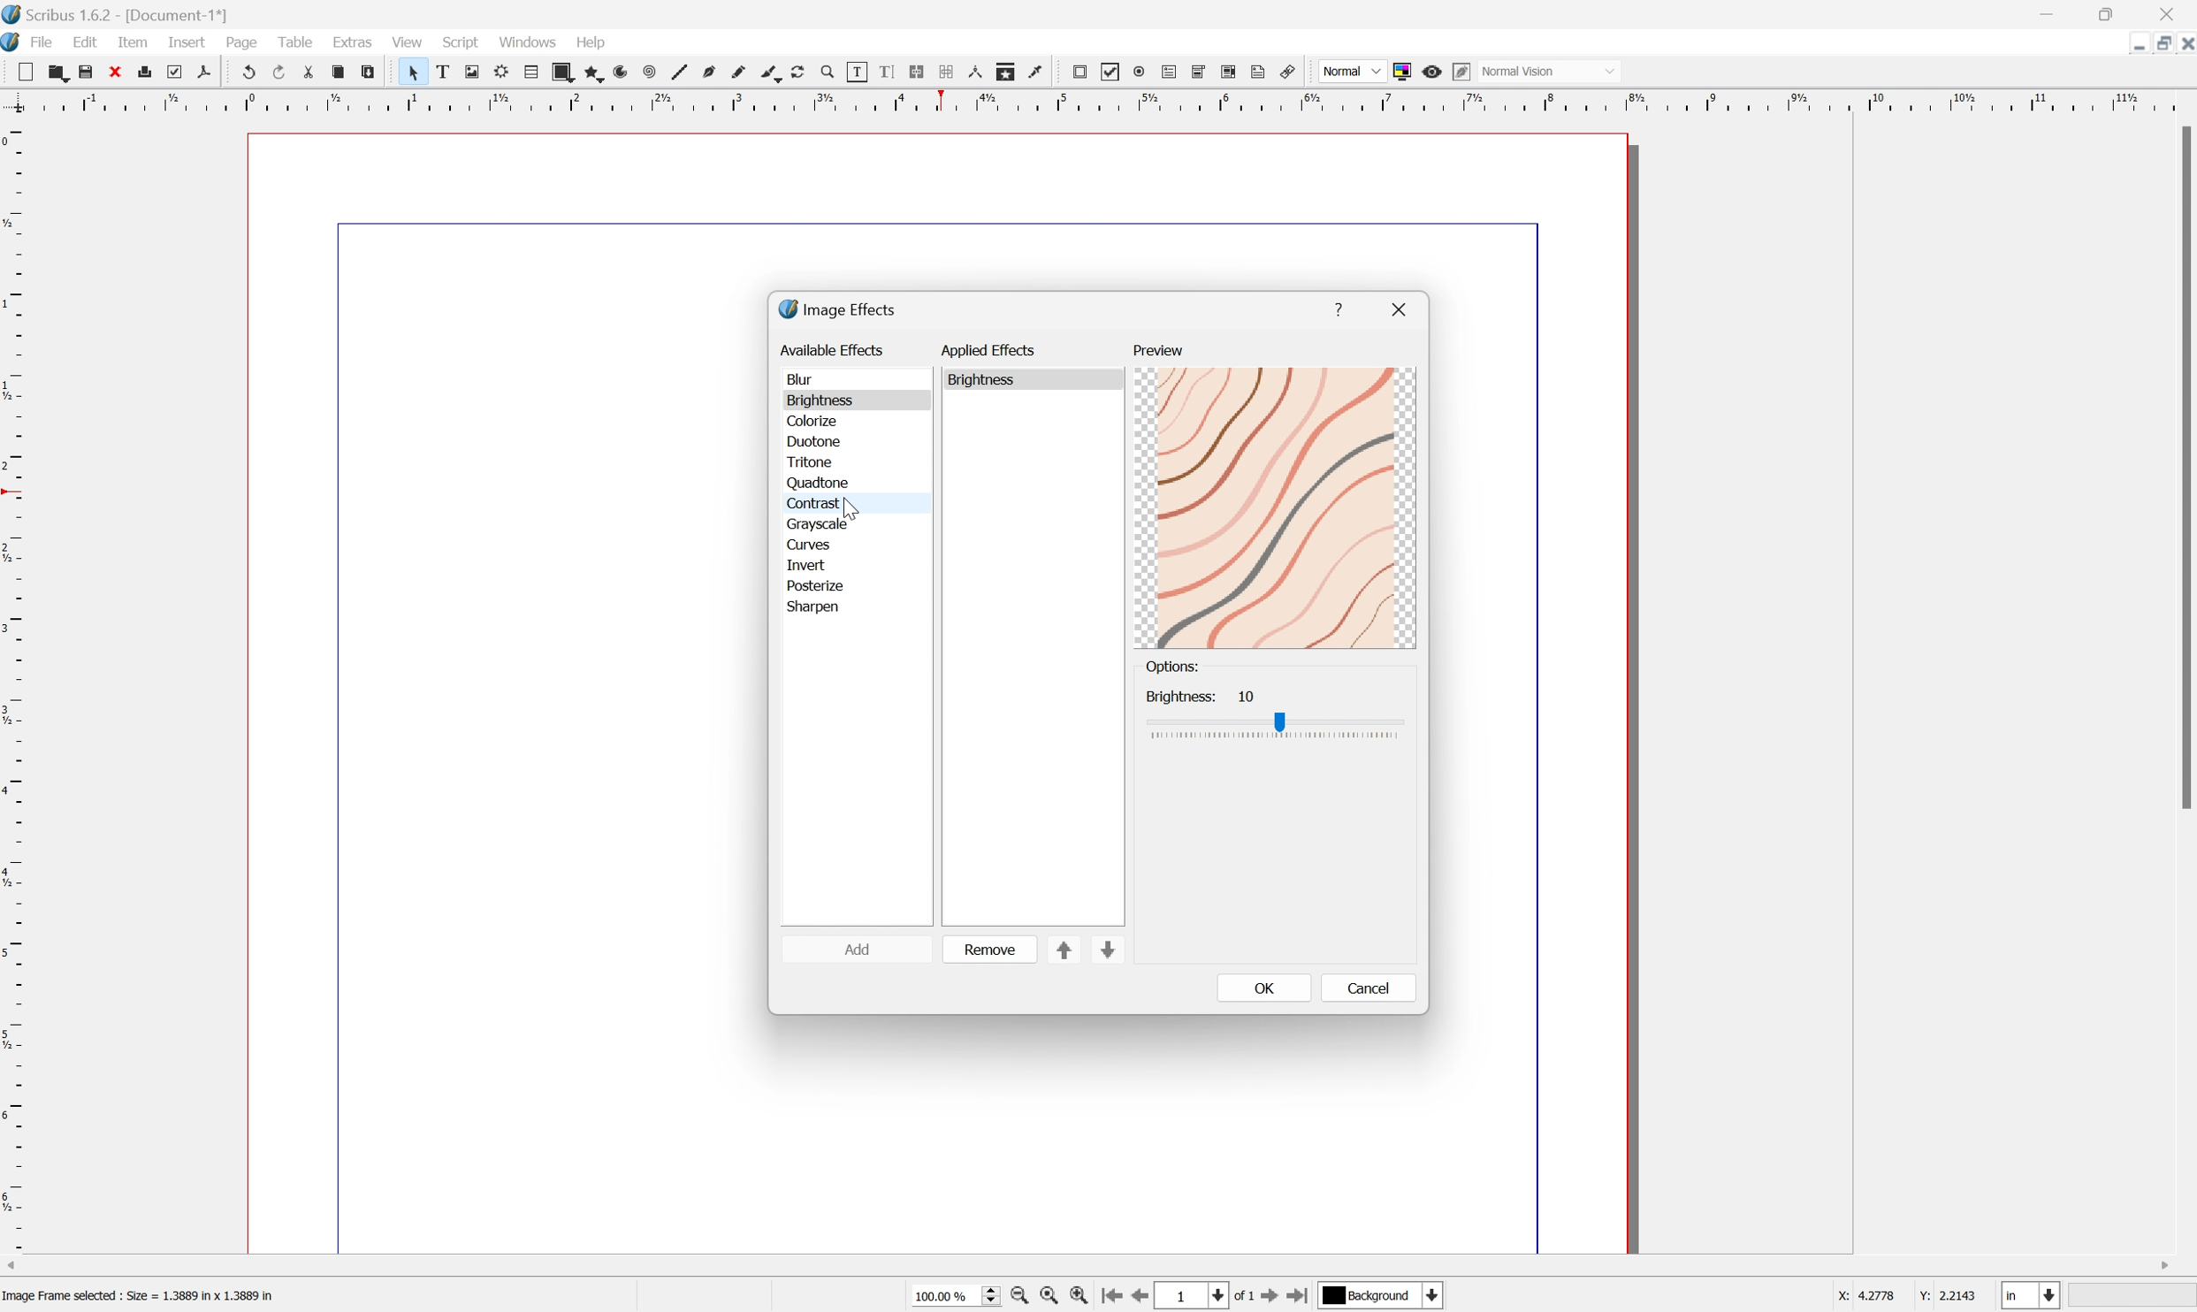 The height and width of the screenshot is (1312, 2197). What do you see at coordinates (469, 68) in the screenshot?
I see `Image frame` at bounding box center [469, 68].